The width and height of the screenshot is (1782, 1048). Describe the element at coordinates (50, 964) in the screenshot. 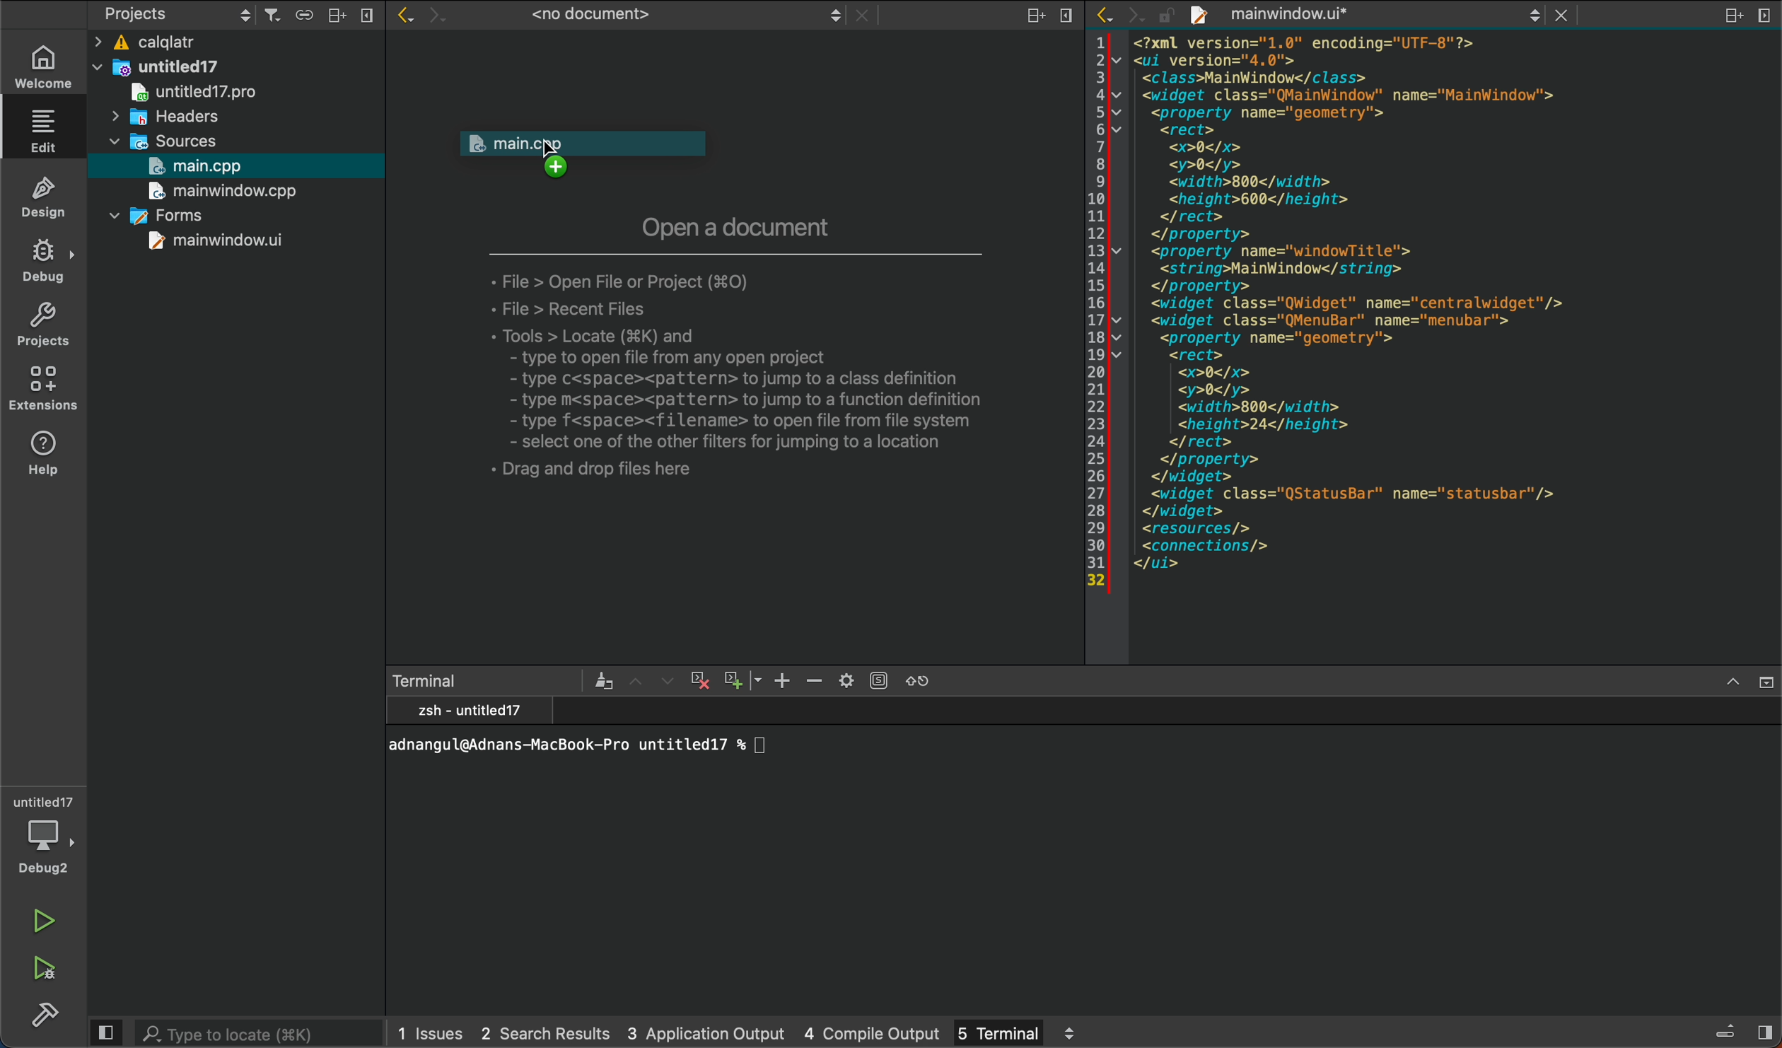

I see `run and debug` at that location.